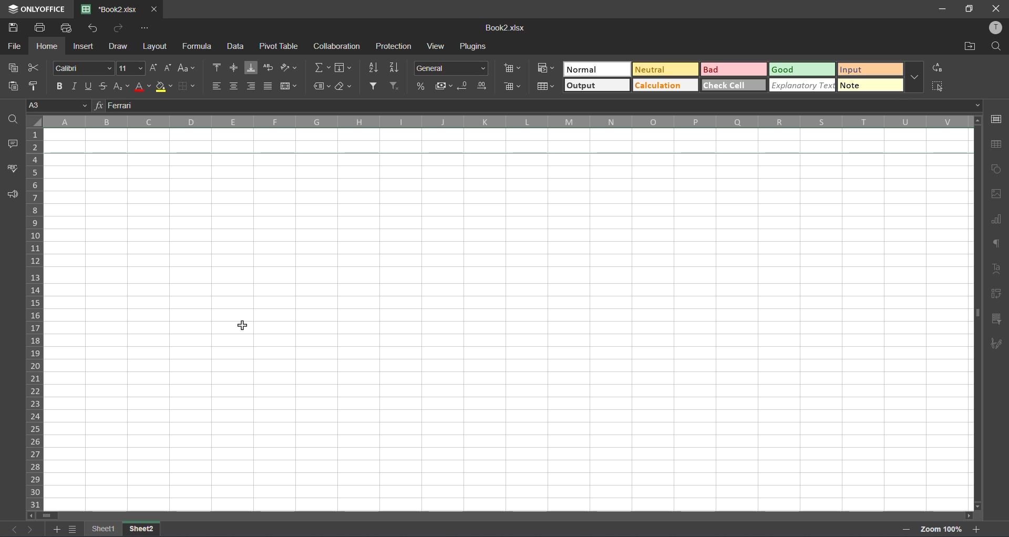  Describe the element at coordinates (122, 529) in the screenshot. I see `sheet names` at that location.